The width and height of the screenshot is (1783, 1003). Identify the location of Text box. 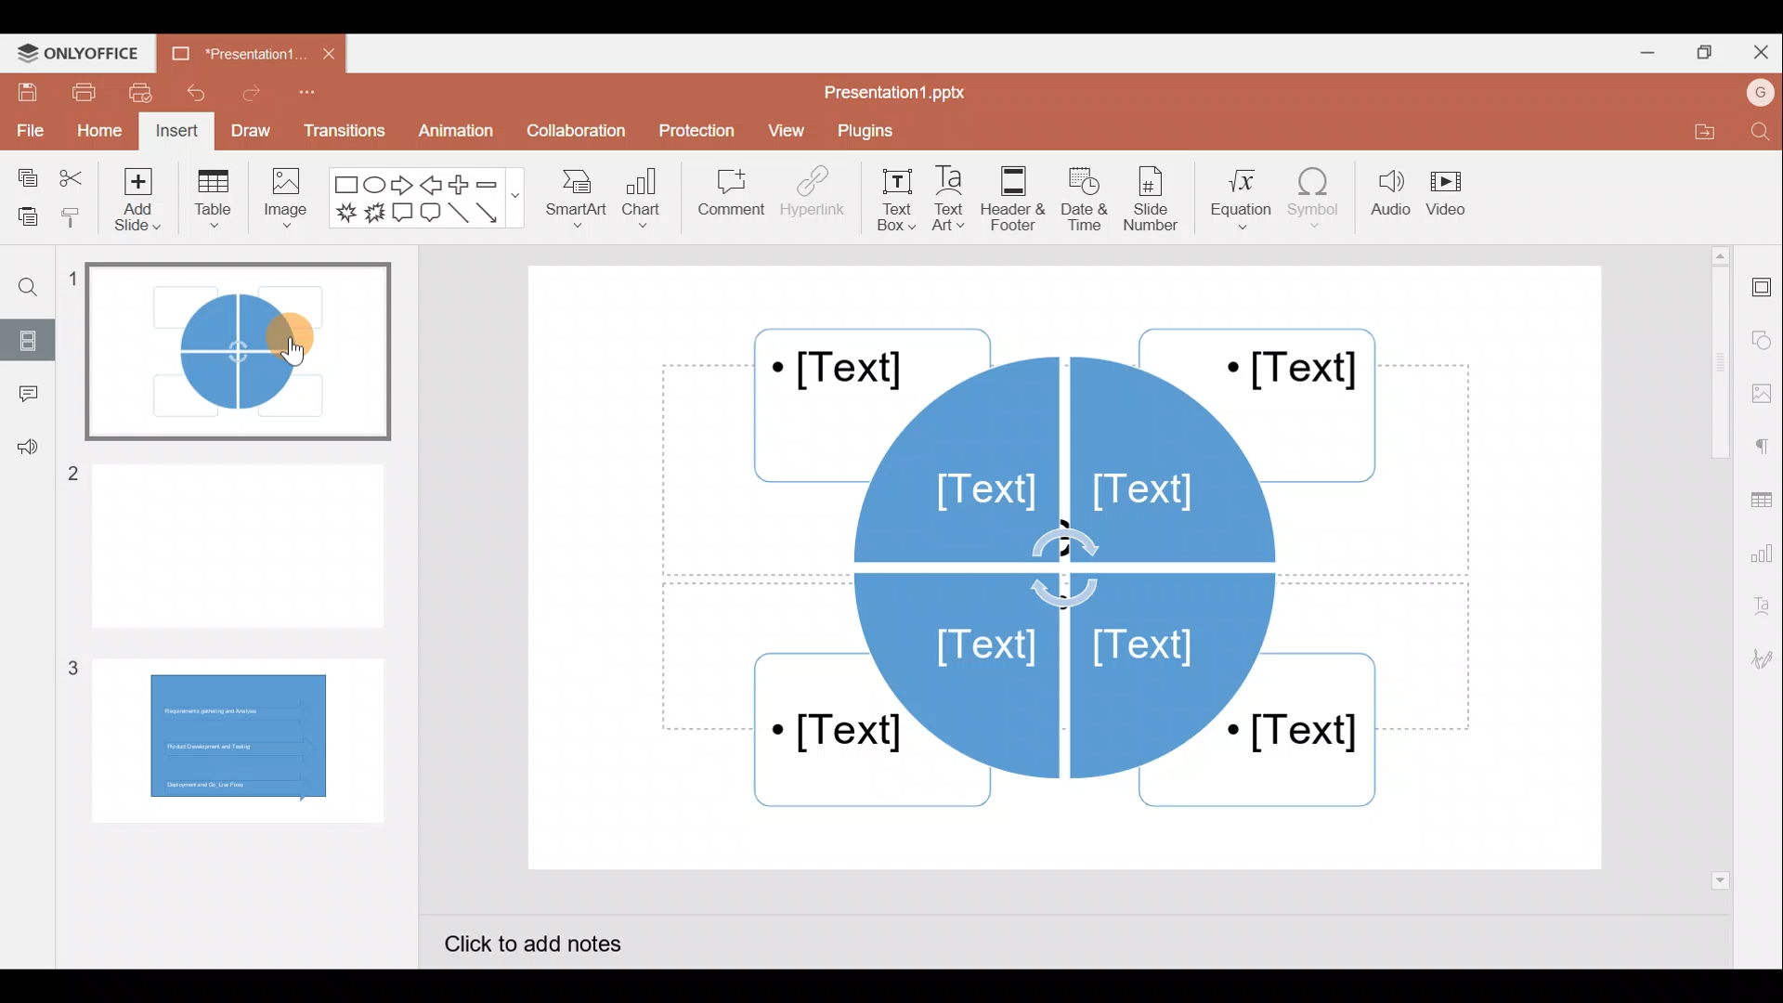
(891, 200).